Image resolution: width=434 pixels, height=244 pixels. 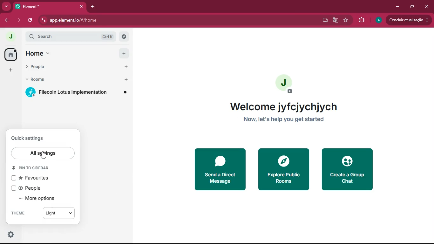 I want to click on add, so click(x=10, y=71).